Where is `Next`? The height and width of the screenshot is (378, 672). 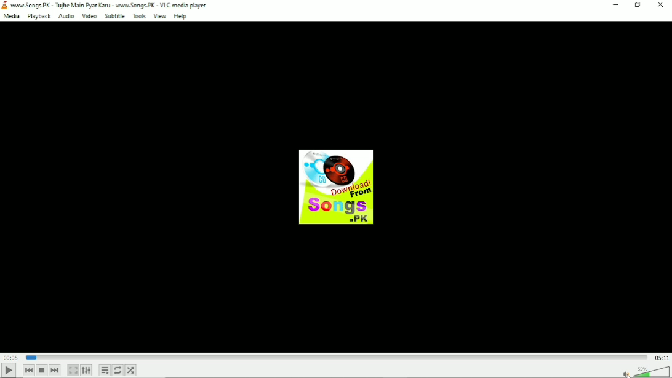 Next is located at coordinates (56, 370).